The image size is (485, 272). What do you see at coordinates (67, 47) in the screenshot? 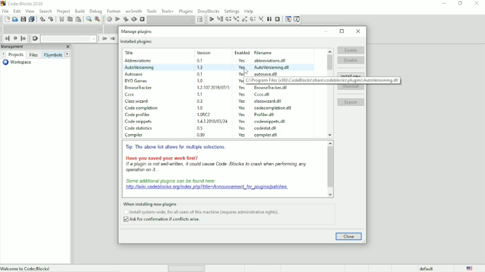
I see `Close` at bounding box center [67, 47].